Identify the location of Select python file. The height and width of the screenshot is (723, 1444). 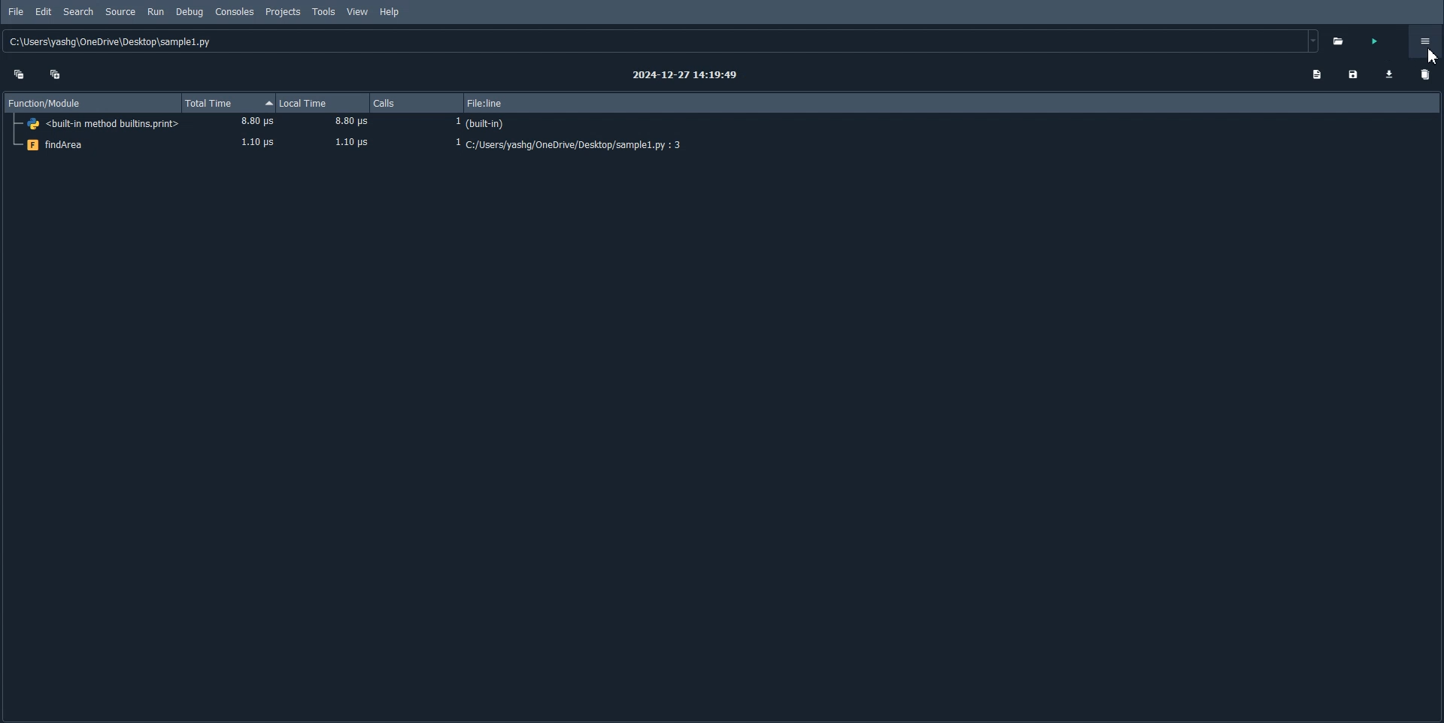
(1341, 41).